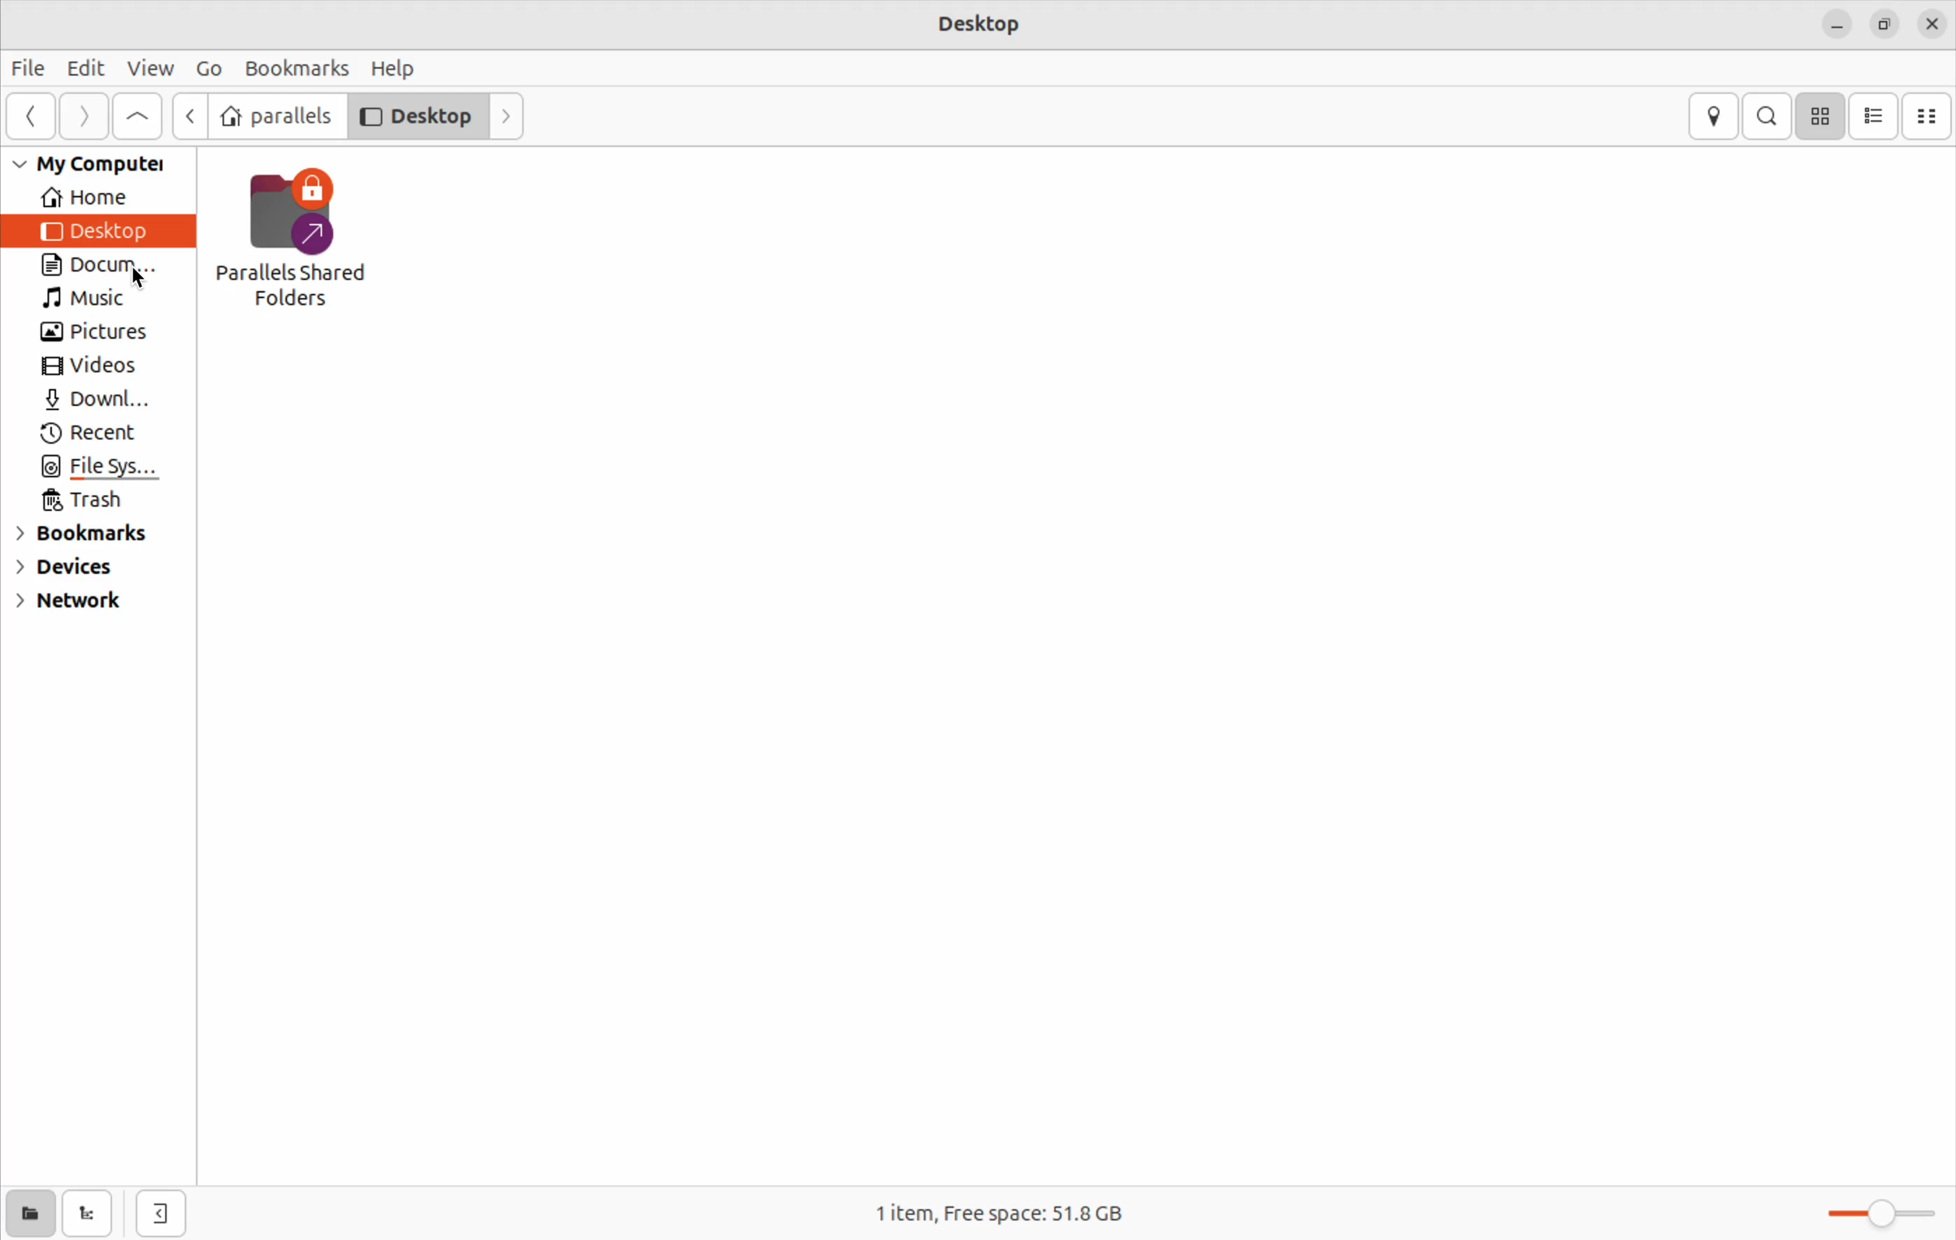 The image size is (1956, 1240). What do you see at coordinates (998, 1216) in the screenshot?
I see `1 item free space 51.8 Gb` at bounding box center [998, 1216].